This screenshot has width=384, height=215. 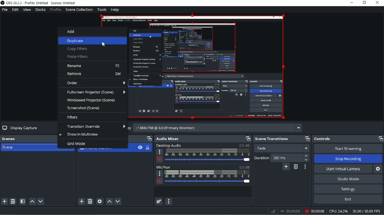 I want to click on Configure virtual camera, so click(x=378, y=169).